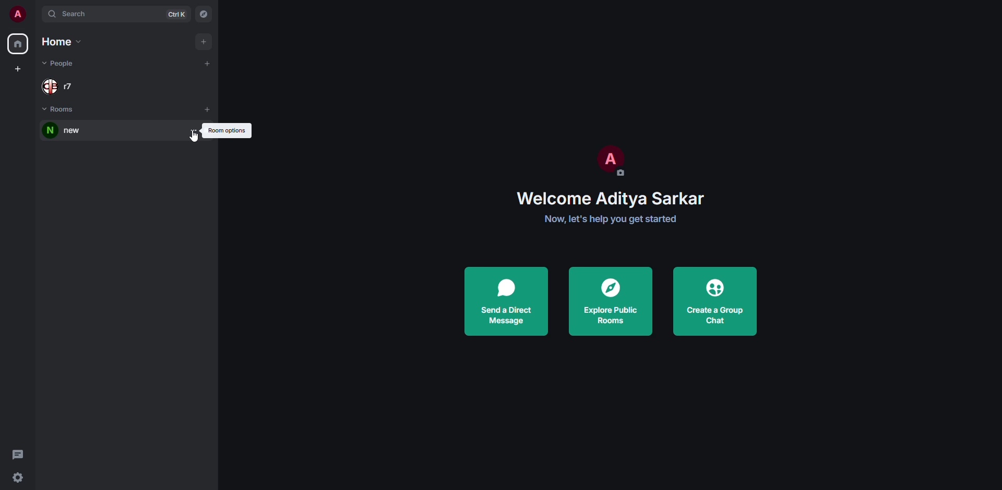 The image size is (1002, 490). Describe the element at coordinates (59, 89) in the screenshot. I see `people` at that location.